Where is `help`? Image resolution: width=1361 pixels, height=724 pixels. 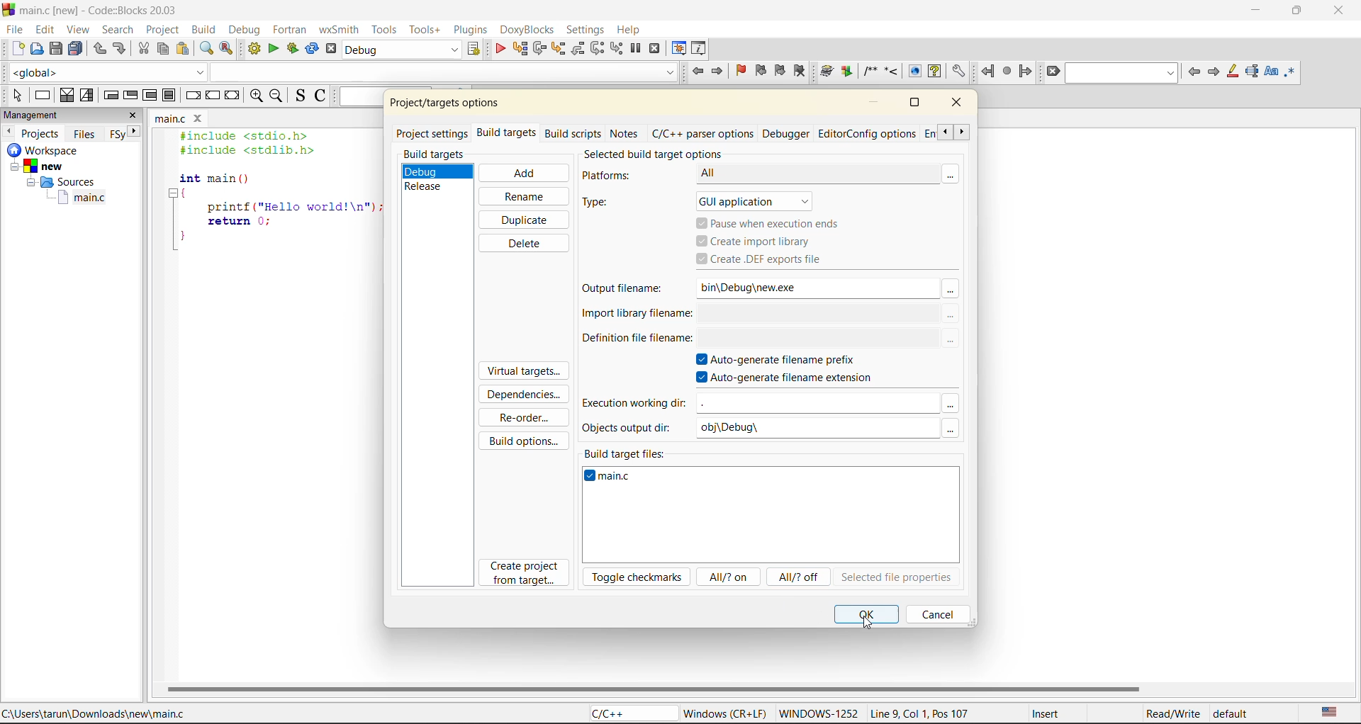
help is located at coordinates (632, 30).